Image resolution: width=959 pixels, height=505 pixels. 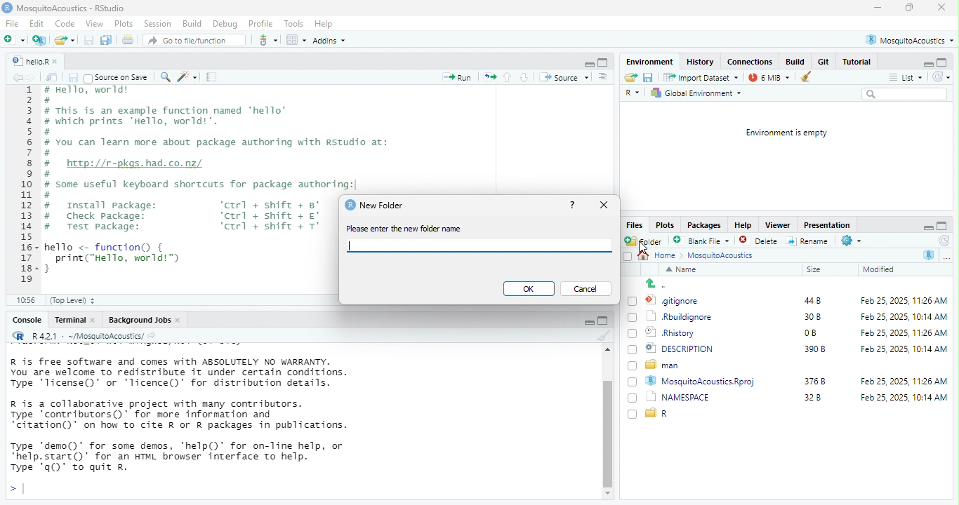 What do you see at coordinates (910, 8) in the screenshot?
I see `maximize` at bounding box center [910, 8].